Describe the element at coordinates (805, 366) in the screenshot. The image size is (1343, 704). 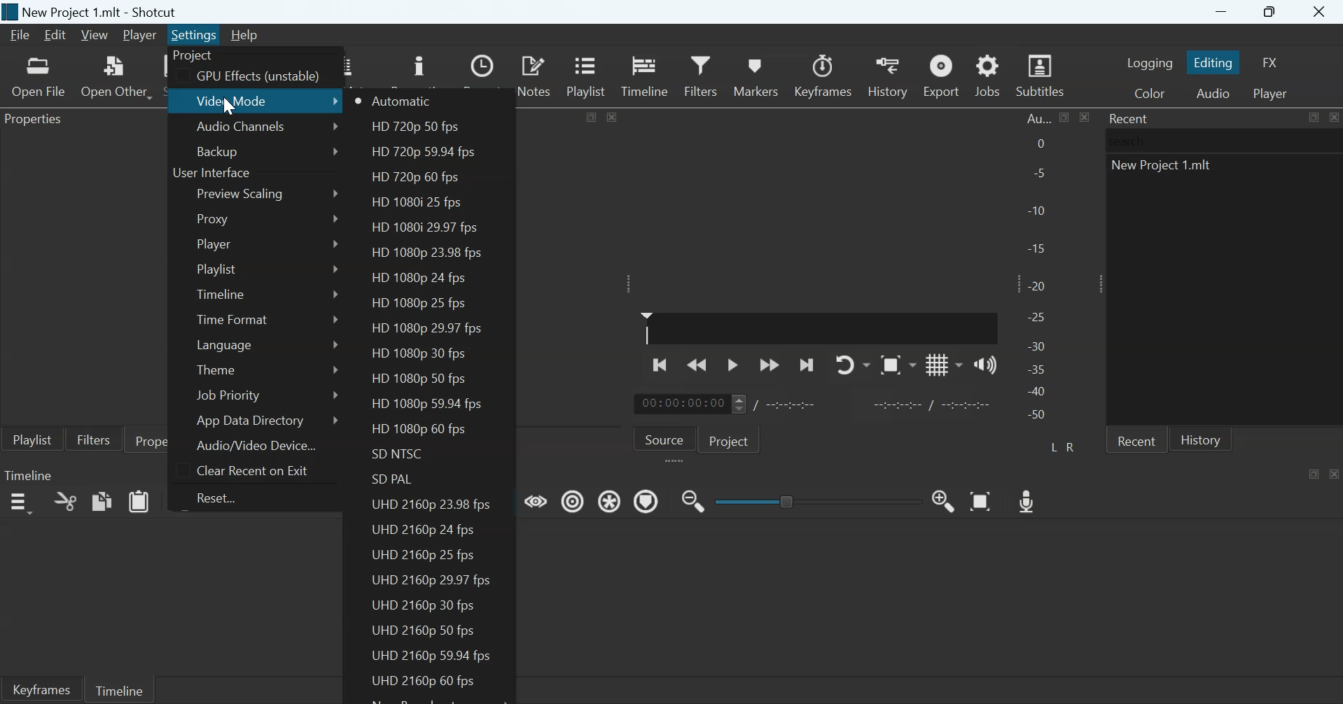
I see `Skip to the next point` at that location.